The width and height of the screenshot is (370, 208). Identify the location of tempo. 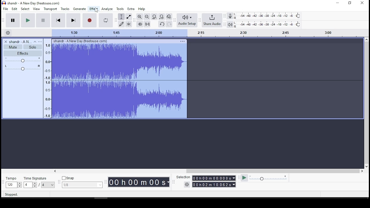
(13, 182).